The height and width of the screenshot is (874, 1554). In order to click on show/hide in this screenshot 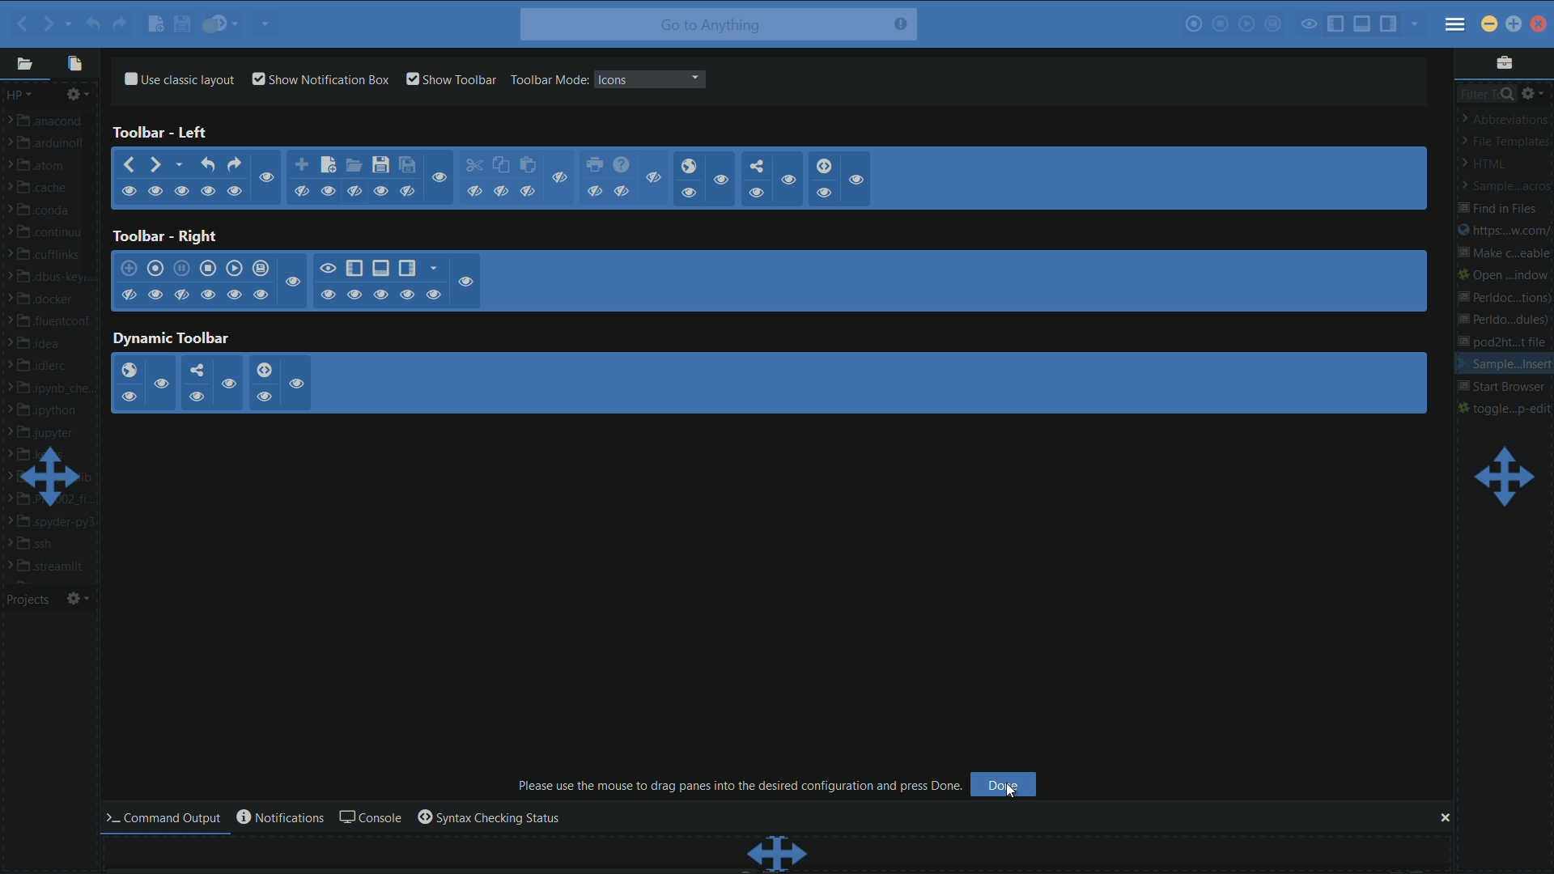, I will do `click(529, 191)`.